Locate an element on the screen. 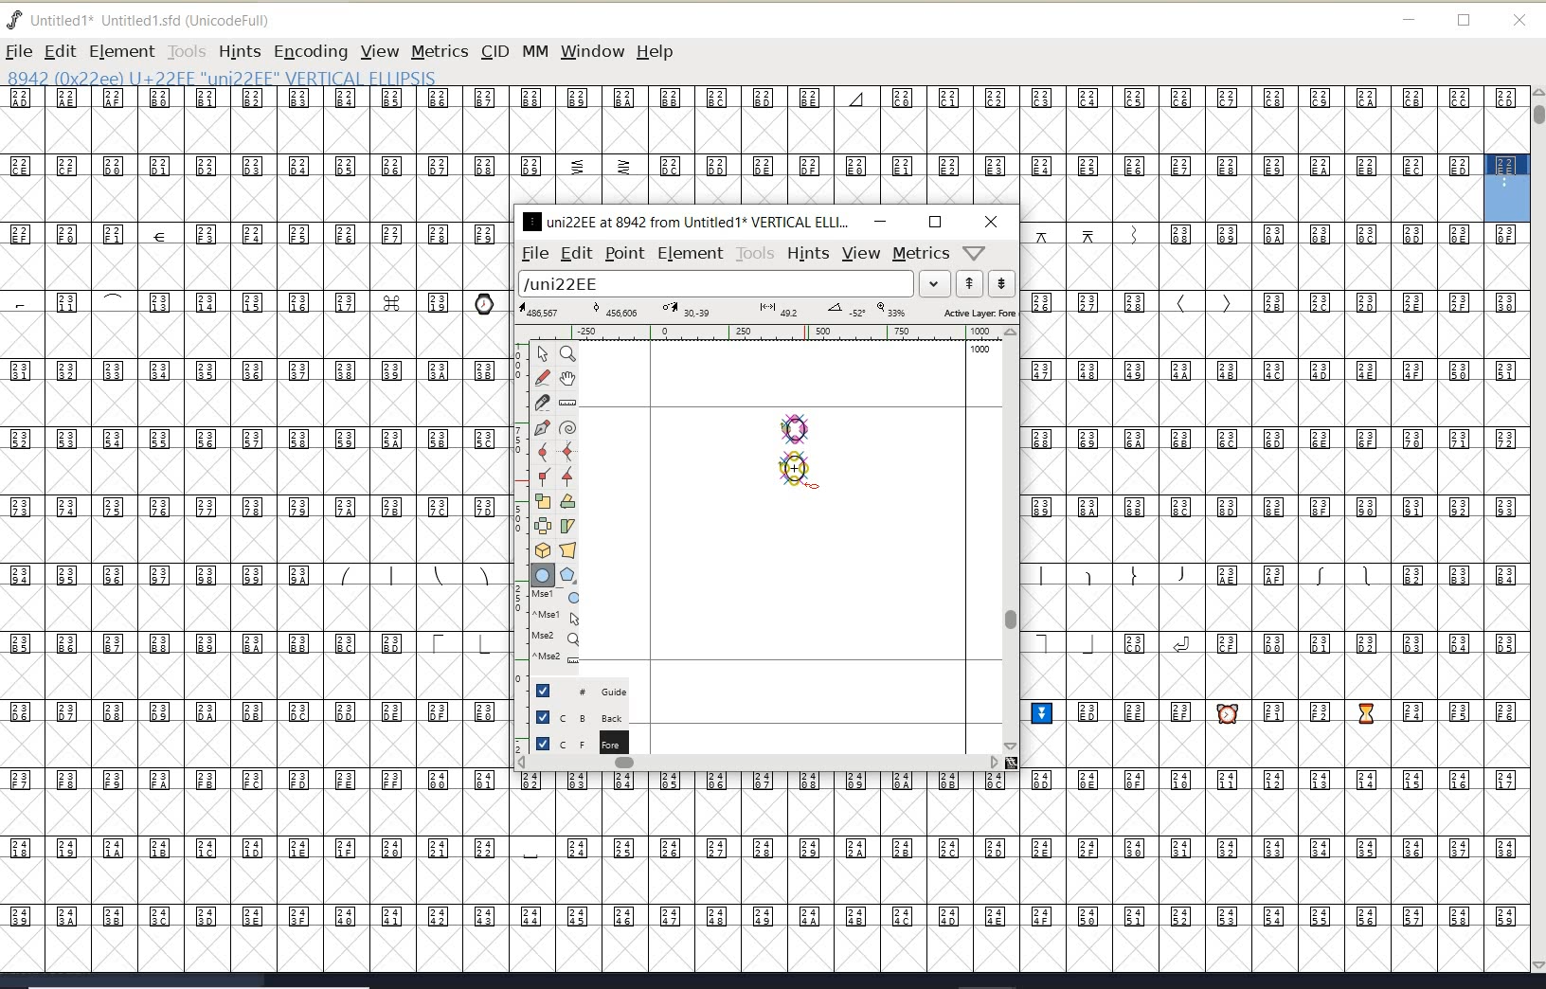  minimize is located at coordinates (1410, 20).